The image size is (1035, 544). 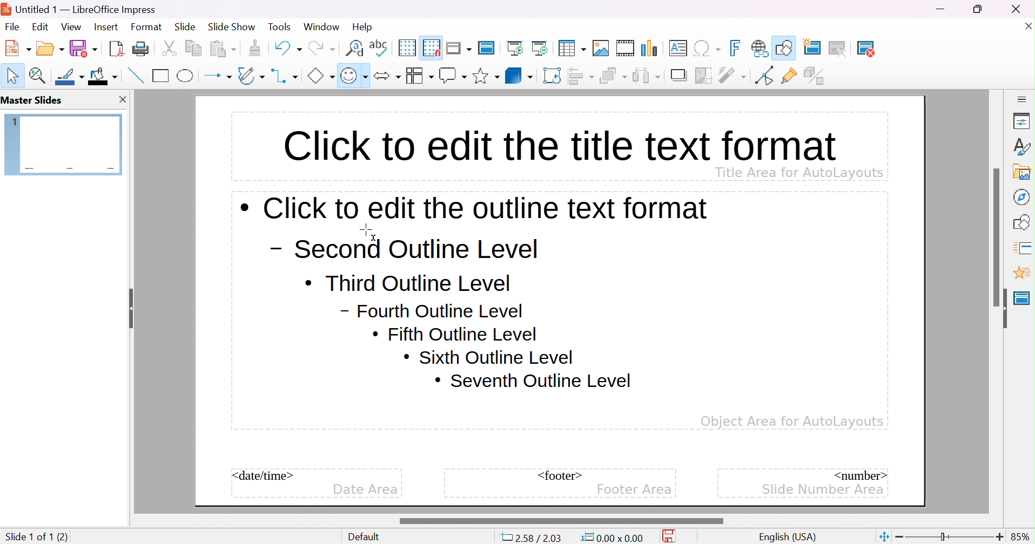 I want to click on open, so click(x=51, y=47).